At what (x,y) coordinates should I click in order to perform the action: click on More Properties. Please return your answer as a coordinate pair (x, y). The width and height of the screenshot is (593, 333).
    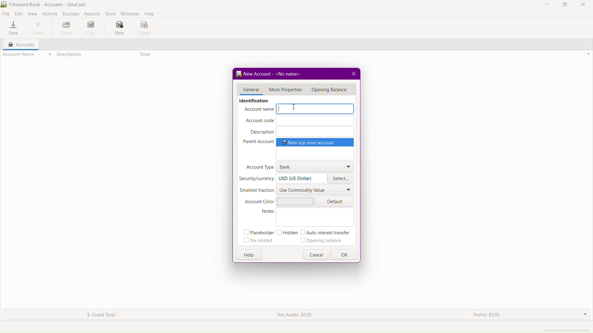
    Looking at the image, I should click on (285, 89).